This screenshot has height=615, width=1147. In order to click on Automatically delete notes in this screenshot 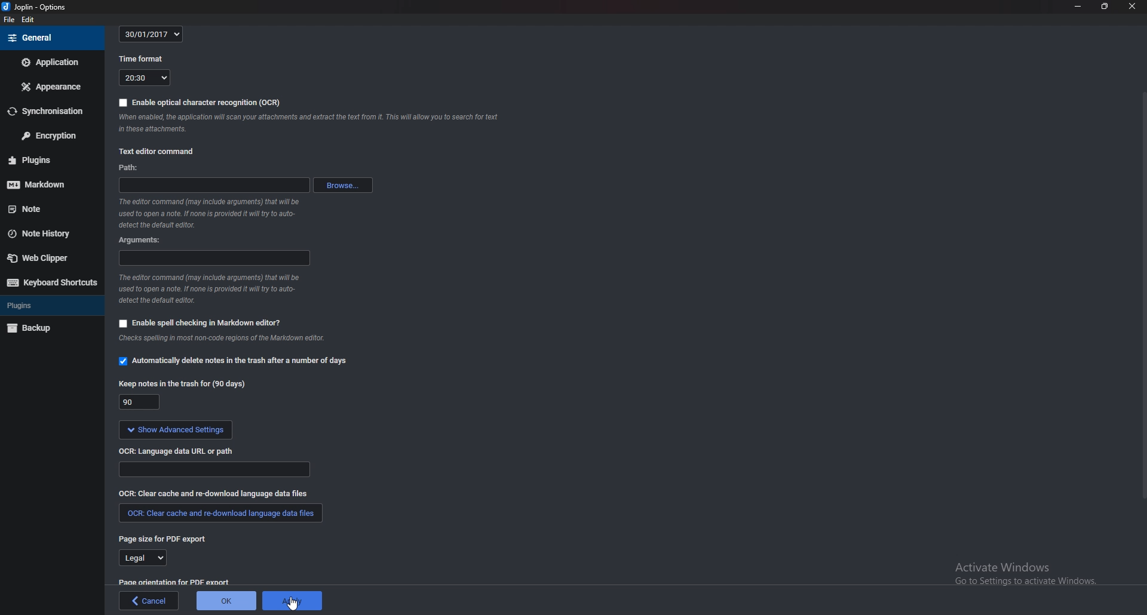, I will do `click(232, 361)`.